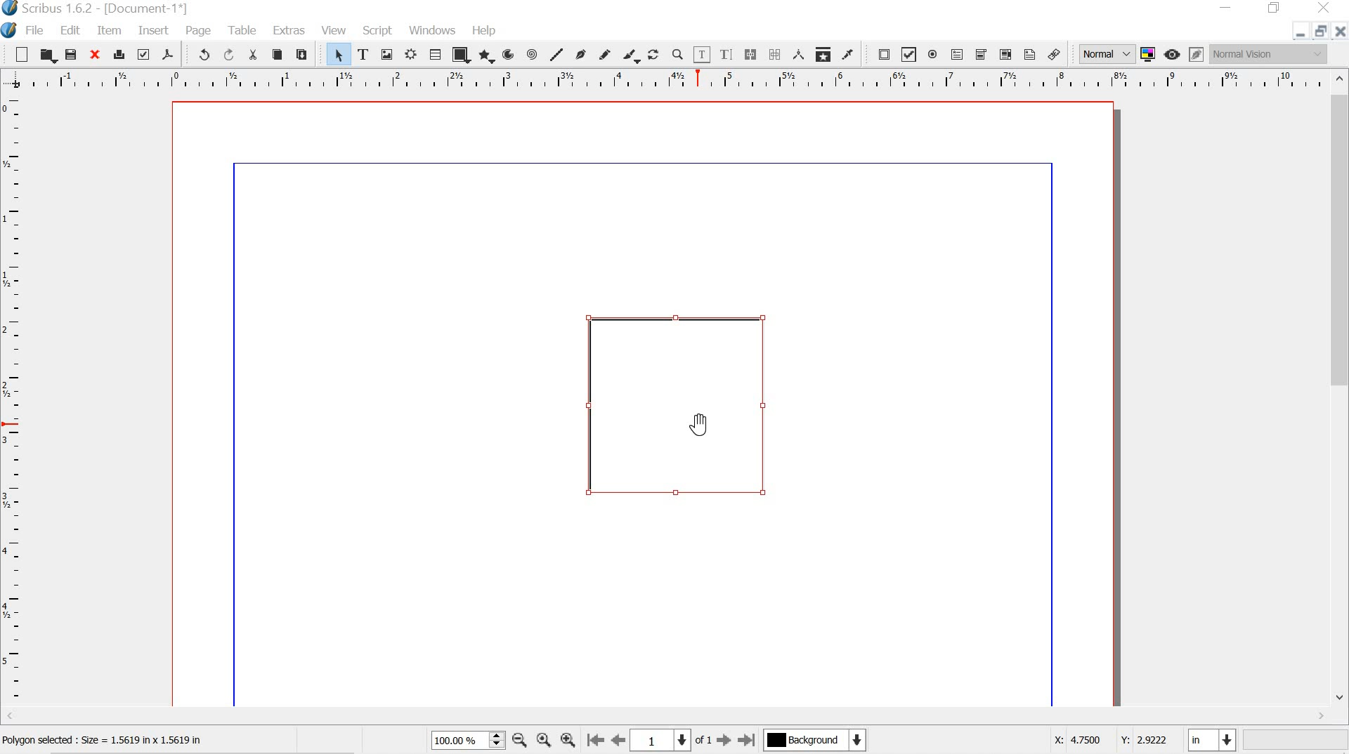  I want to click on select item, so click(338, 53).